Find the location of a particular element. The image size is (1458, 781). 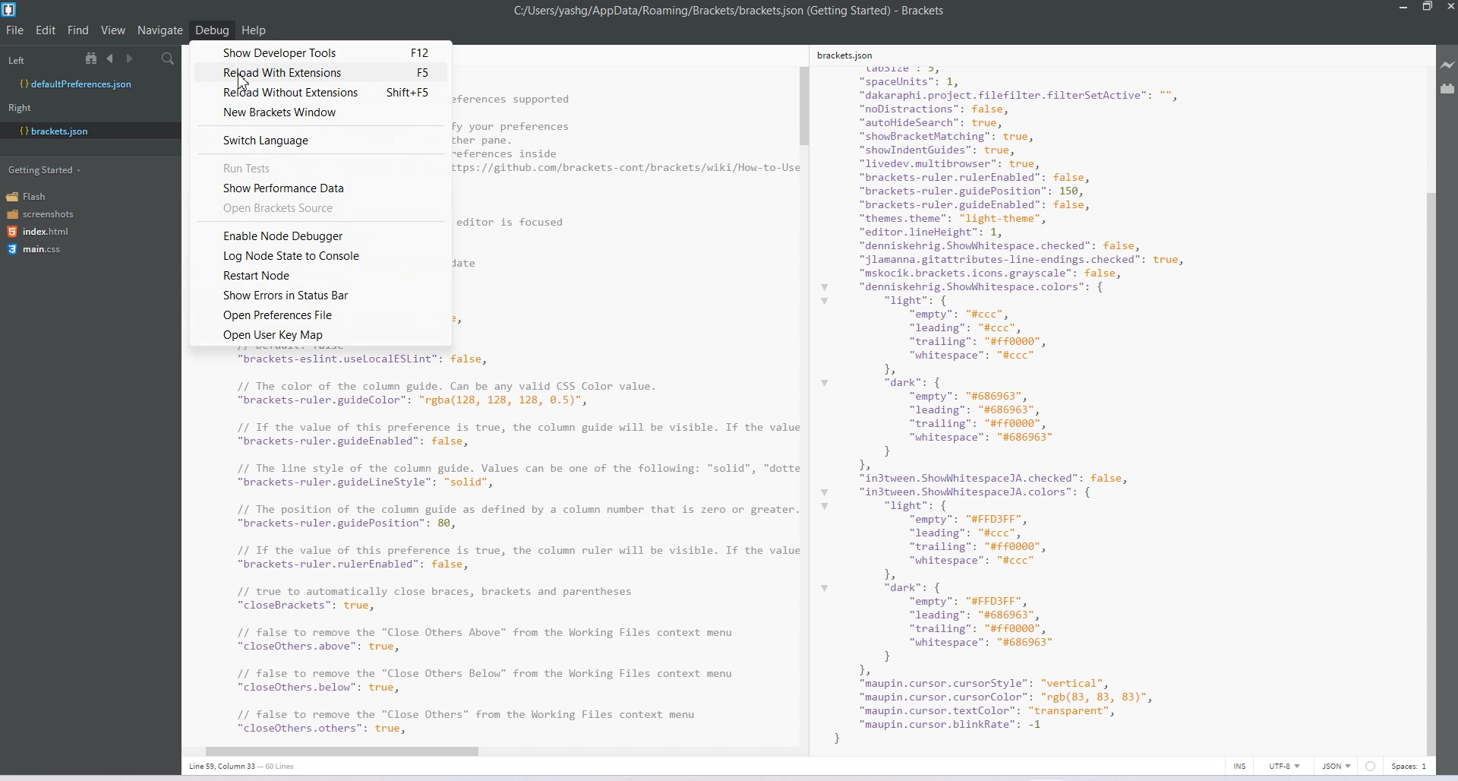

Extension Manager is located at coordinates (1448, 91).